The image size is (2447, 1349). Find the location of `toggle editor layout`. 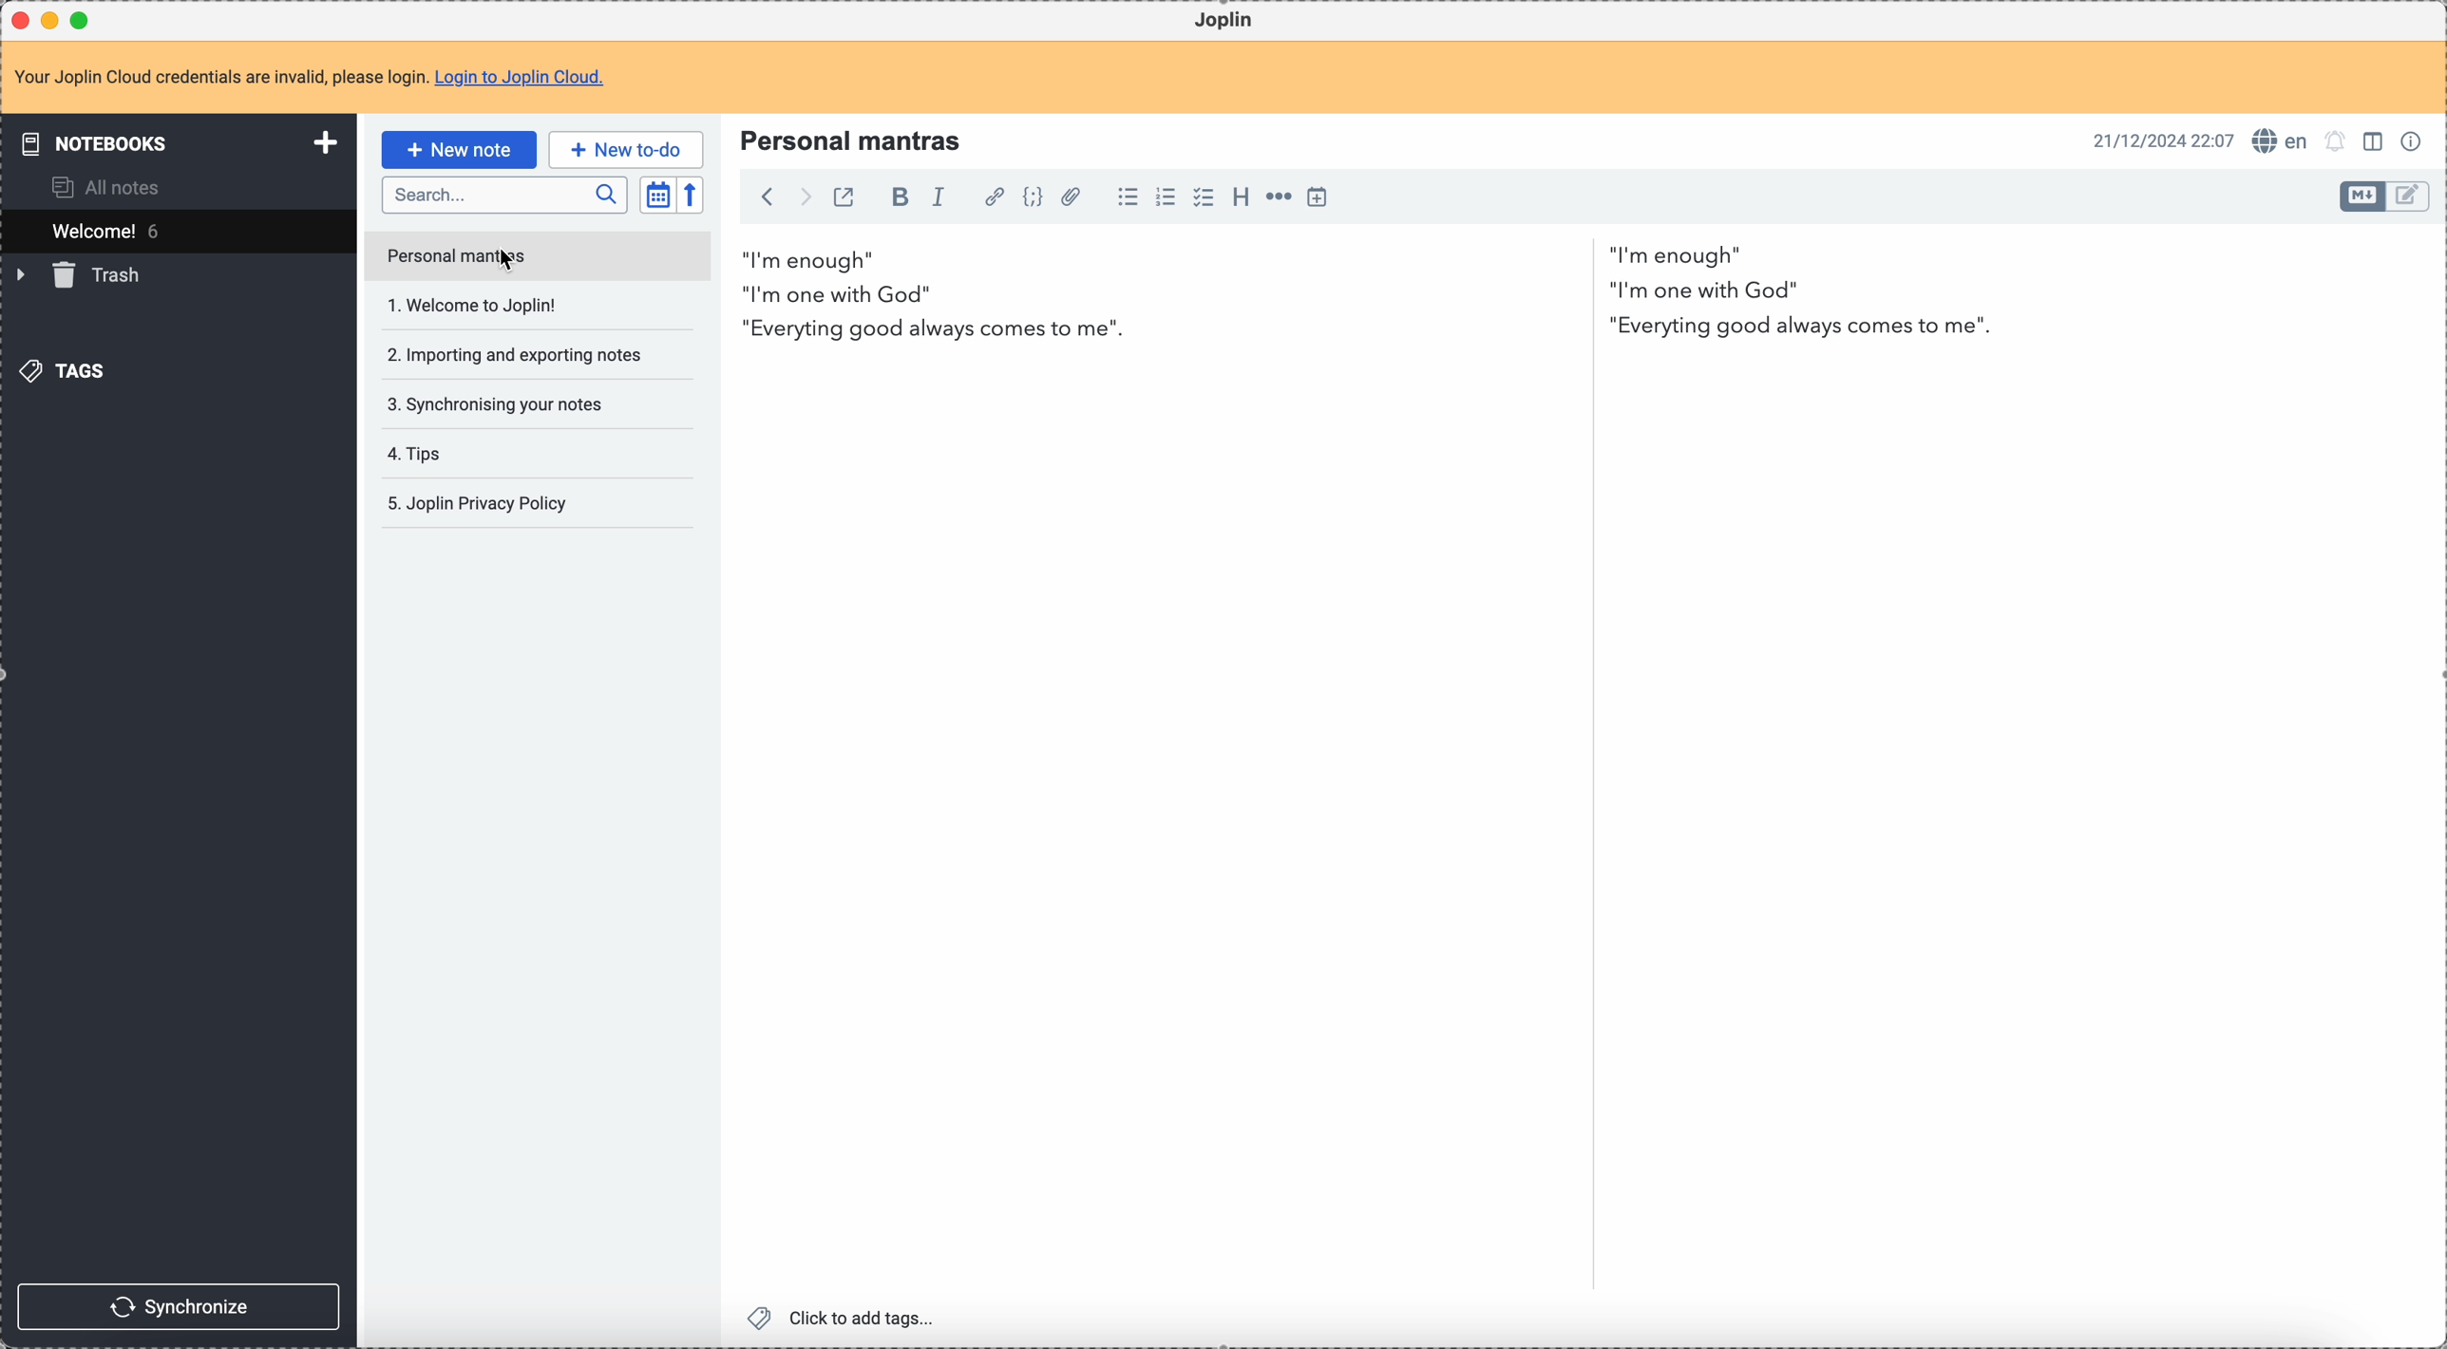

toggle editor layout is located at coordinates (2364, 197).